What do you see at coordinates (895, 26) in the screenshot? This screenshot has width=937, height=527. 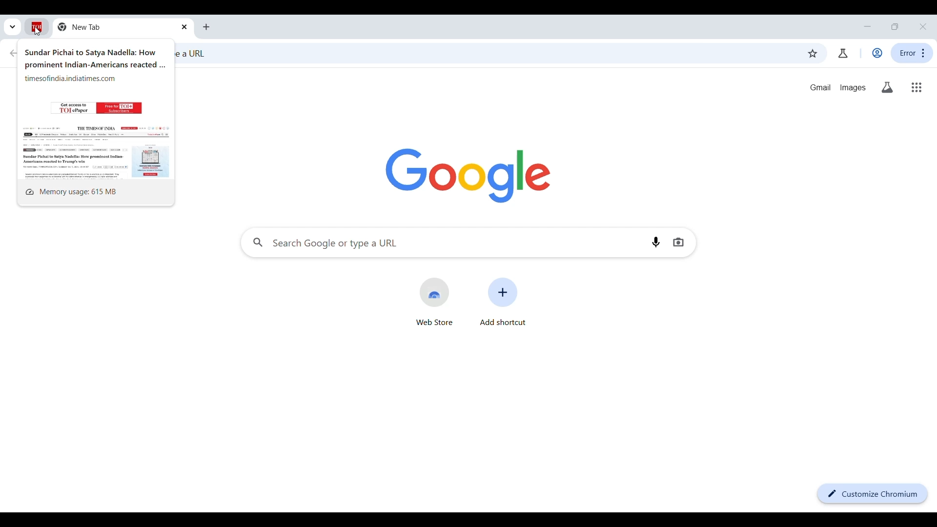 I see `Show interface in a smaller tab` at bounding box center [895, 26].